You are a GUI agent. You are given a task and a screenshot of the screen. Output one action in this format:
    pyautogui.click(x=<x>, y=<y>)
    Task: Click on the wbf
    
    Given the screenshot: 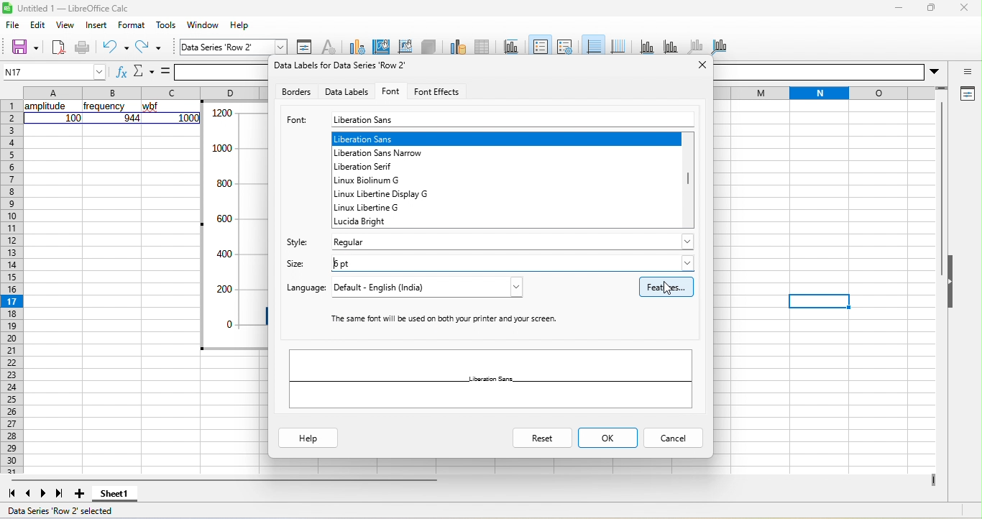 What is the action you would take?
    pyautogui.click(x=154, y=107)
    